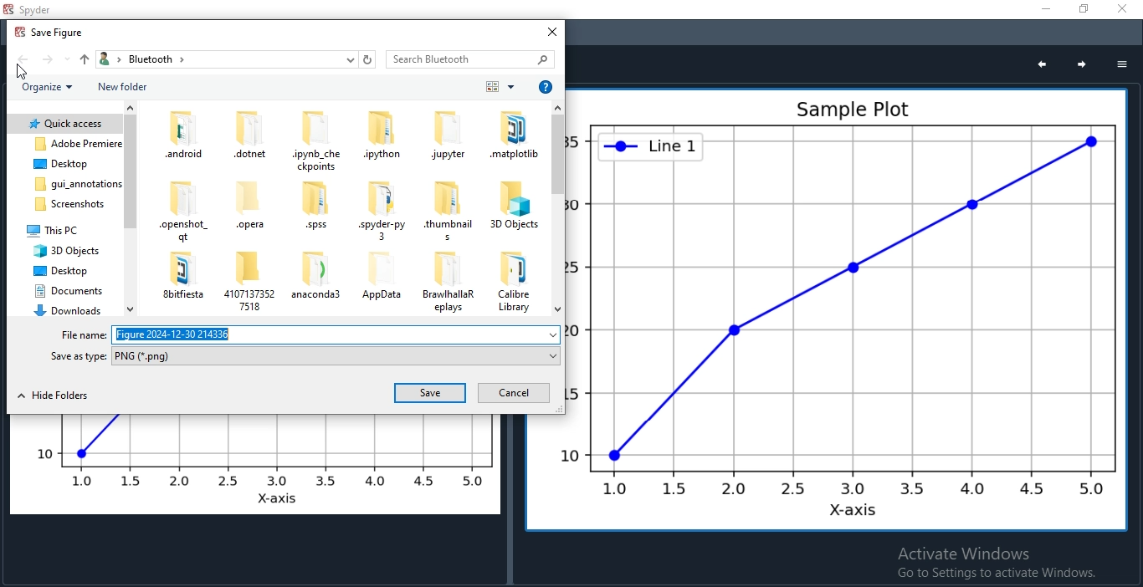  I want to click on files, so click(187, 275).